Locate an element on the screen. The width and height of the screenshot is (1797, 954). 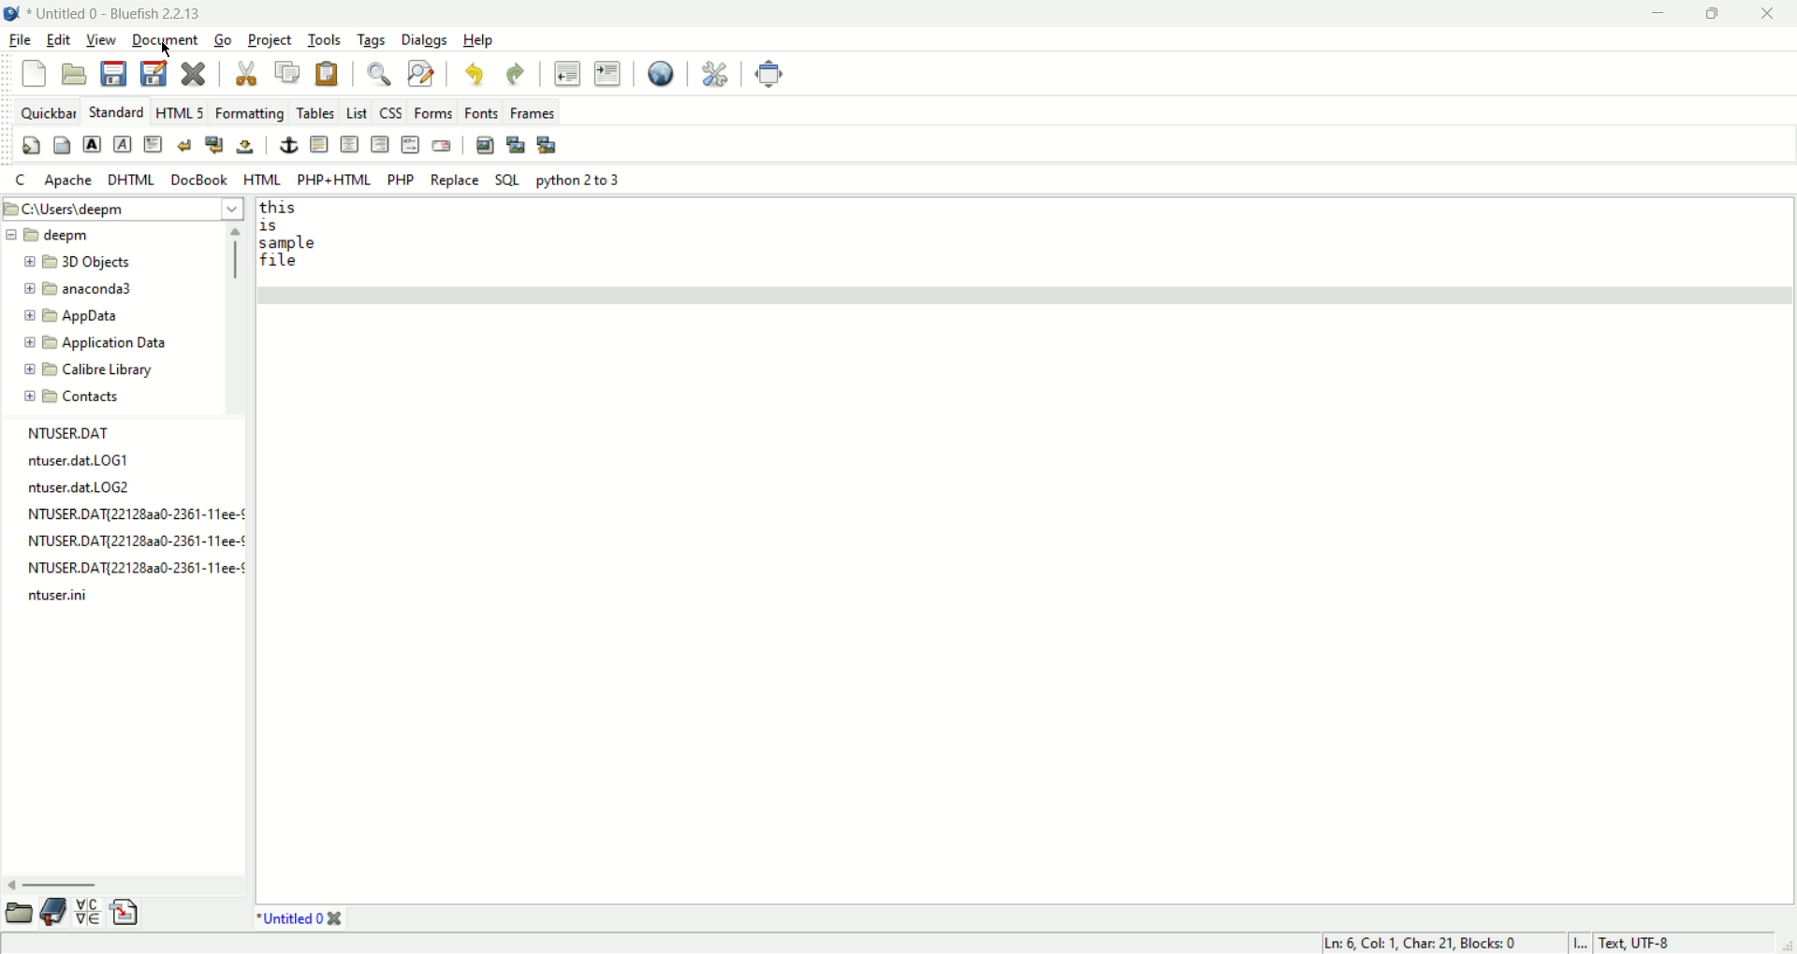
formatting is located at coordinates (251, 112).